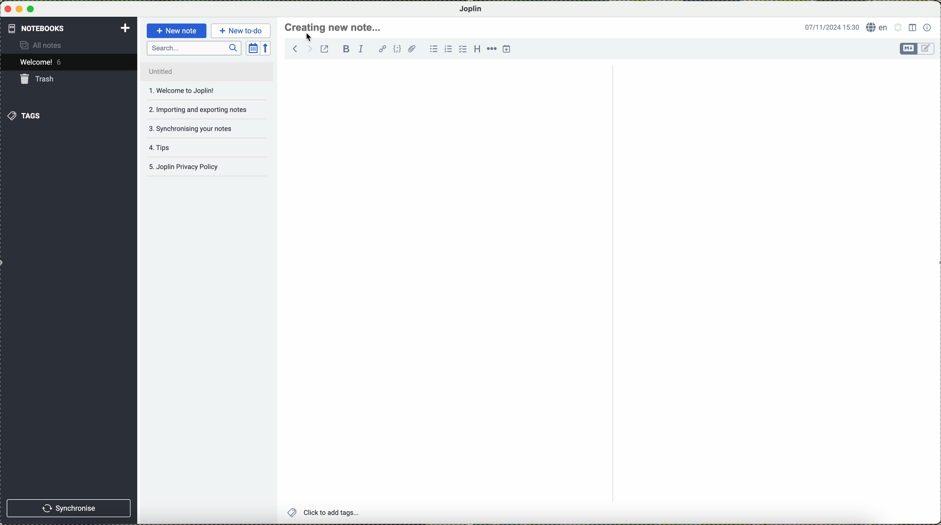 Image resolution: width=941 pixels, height=525 pixels. Describe the element at coordinates (33, 9) in the screenshot. I see `maximize` at that location.